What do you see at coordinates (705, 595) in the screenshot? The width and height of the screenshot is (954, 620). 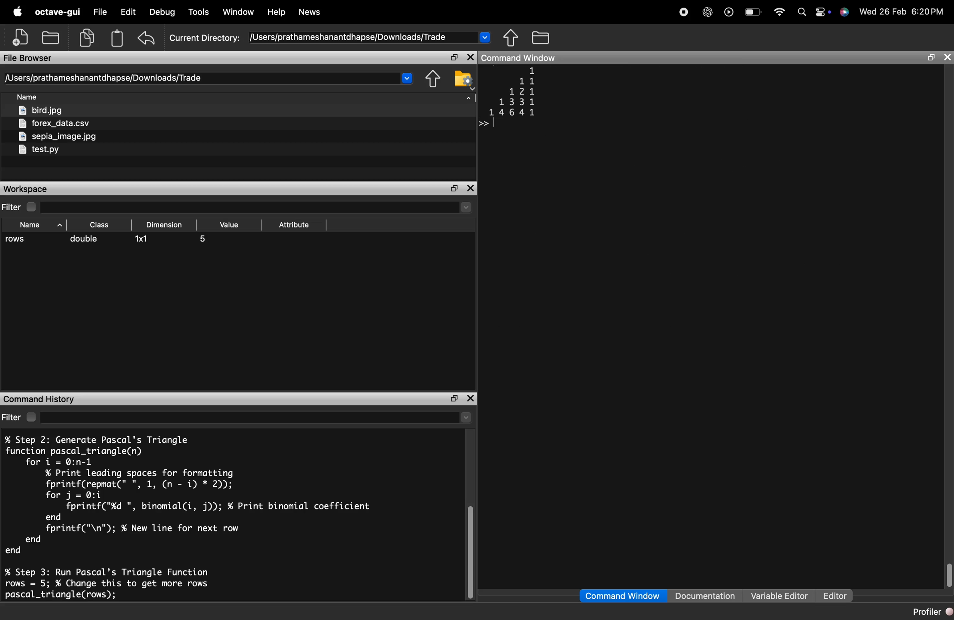 I see `Documentation` at bounding box center [705, 595].